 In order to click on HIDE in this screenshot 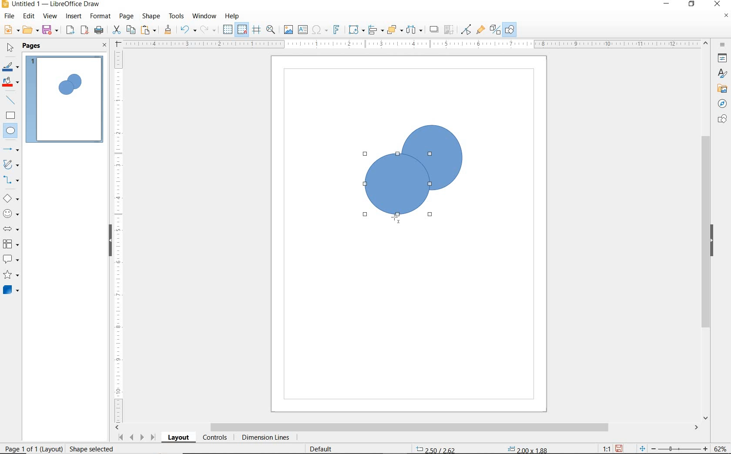, I will do `click(714, 240)`.